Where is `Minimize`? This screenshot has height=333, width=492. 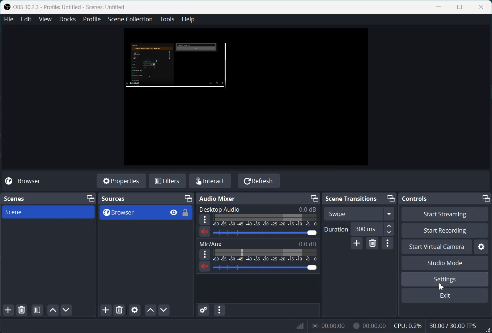 Minimize is located at coordinates (188, 198).